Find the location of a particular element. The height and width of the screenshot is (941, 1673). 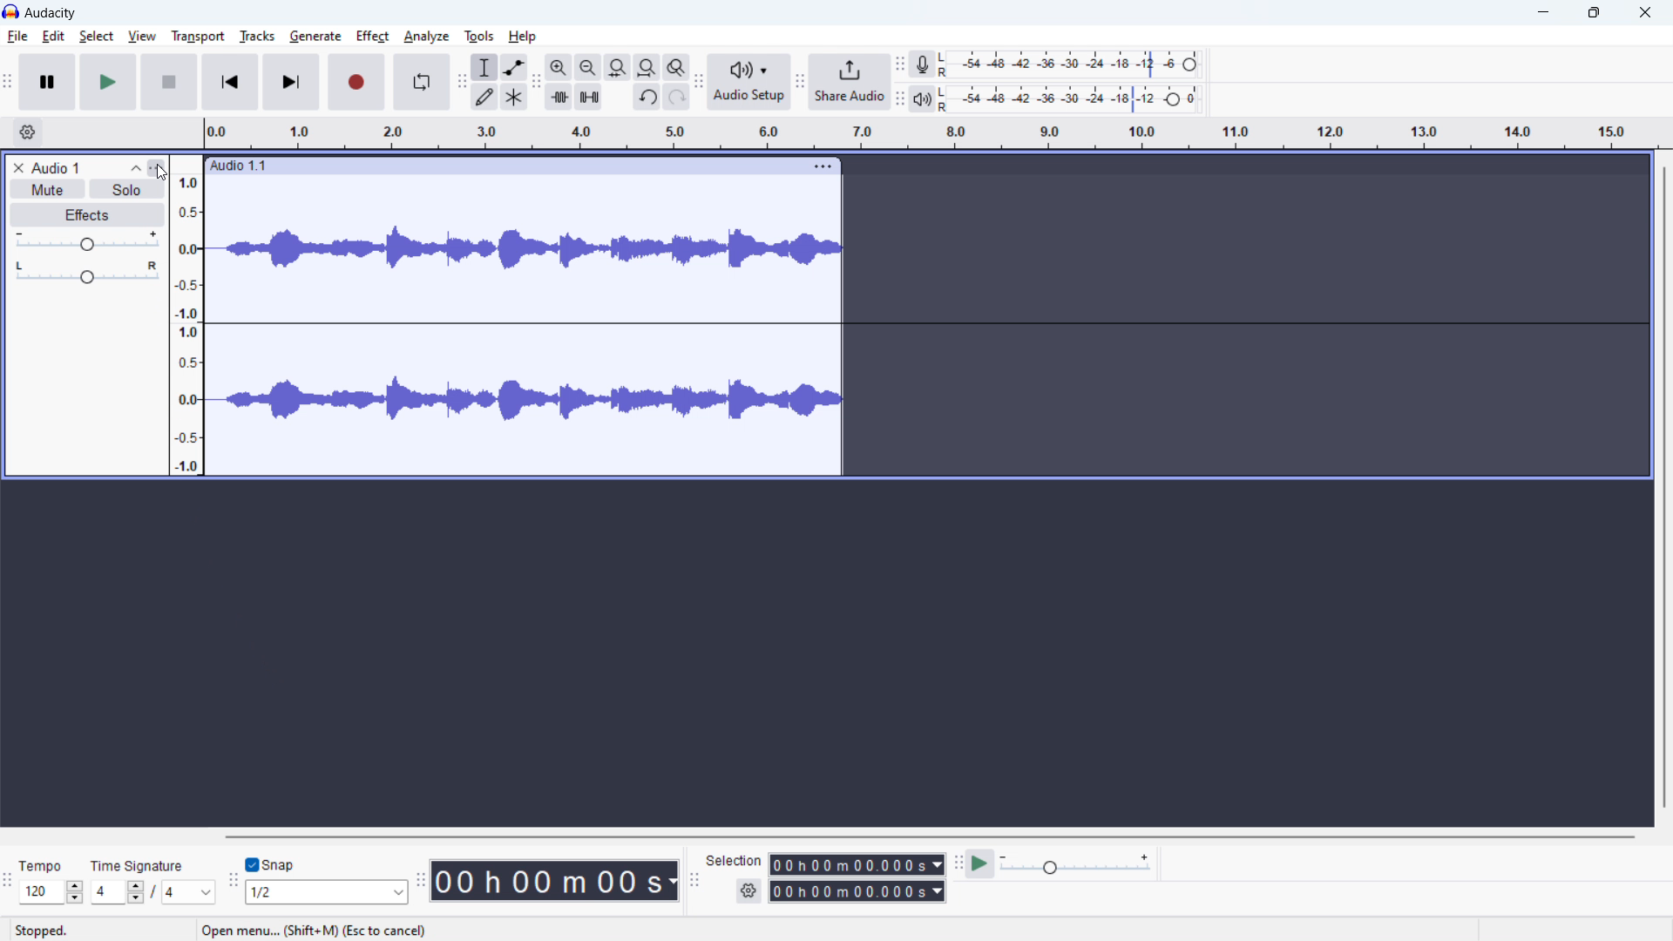

edit toolbar is located at coordinates (538, 82).